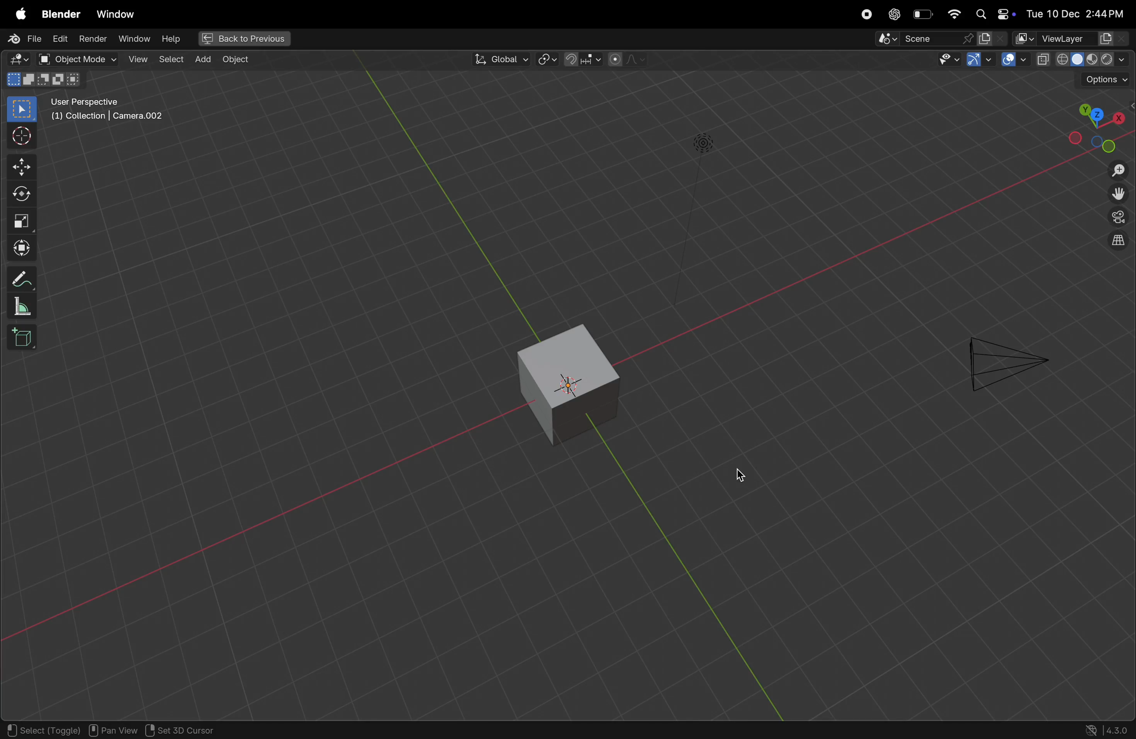 This screenshot has height=739, width=1136. What do you see at coordinates (740, 473) in the screenshot?
I see `cursor` at bounding box center [740, 473].